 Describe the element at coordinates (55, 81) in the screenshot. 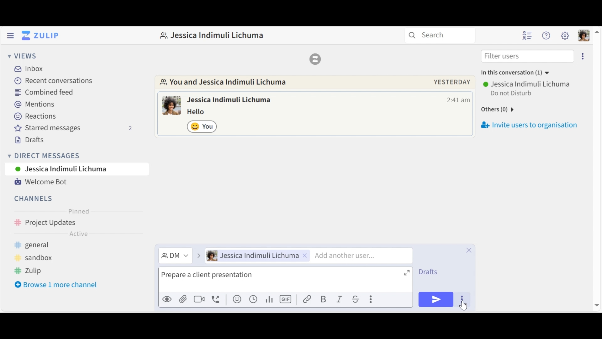

I see `Recent conversations` at that location.